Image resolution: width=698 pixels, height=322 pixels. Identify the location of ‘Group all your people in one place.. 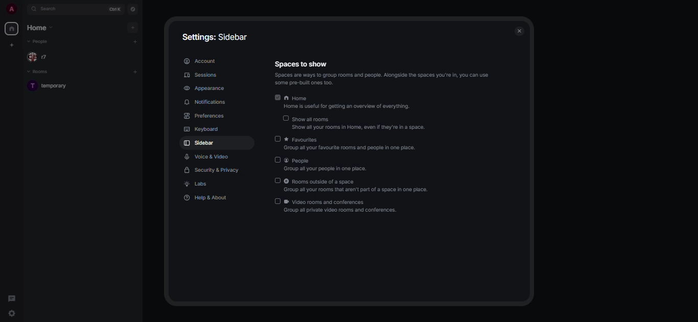
(324, 169).